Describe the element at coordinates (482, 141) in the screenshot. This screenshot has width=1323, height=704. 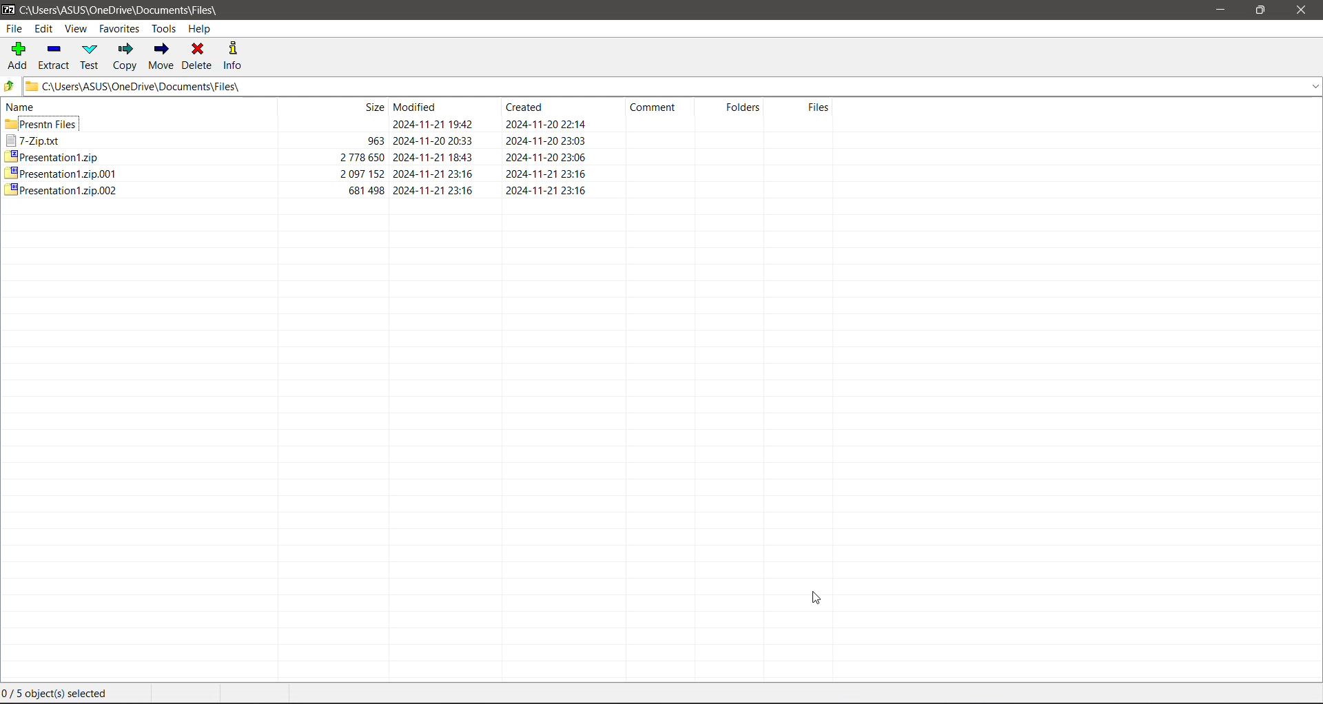
I see `963 2024-11-20 20:33 2024-11-20 23:03` at that location.